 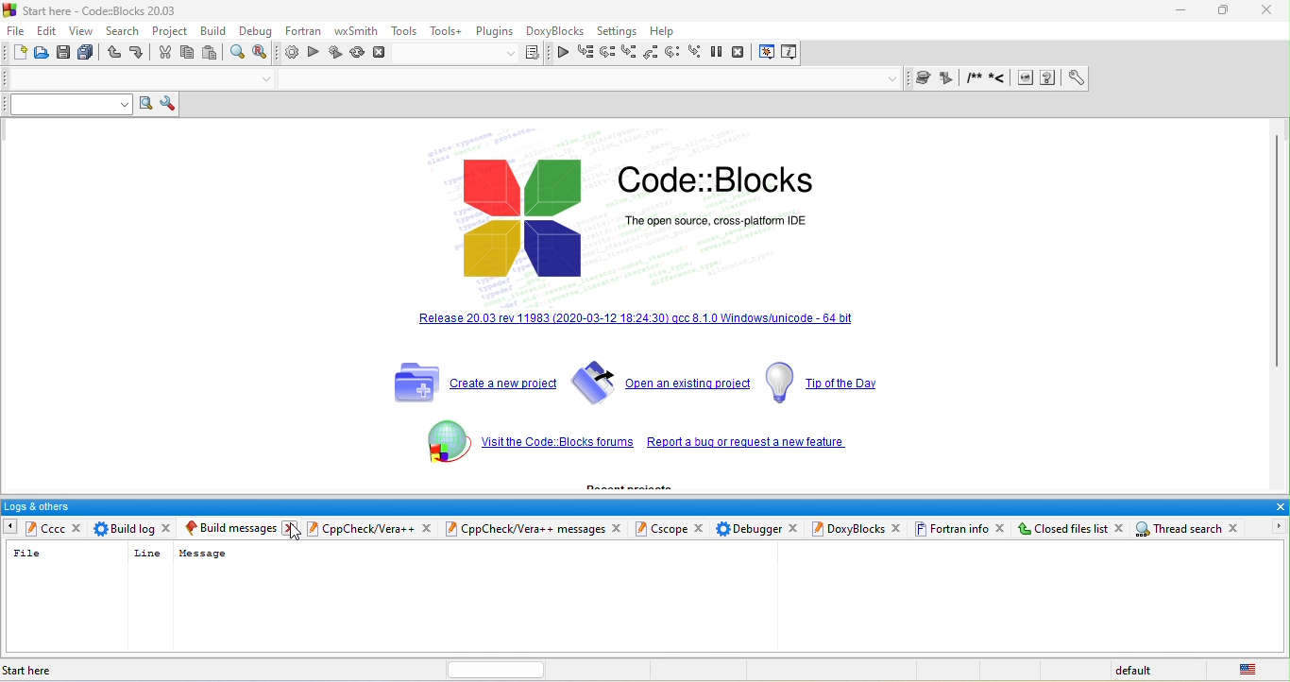 I want to click on tip of the day, so click(x=822, y=382).